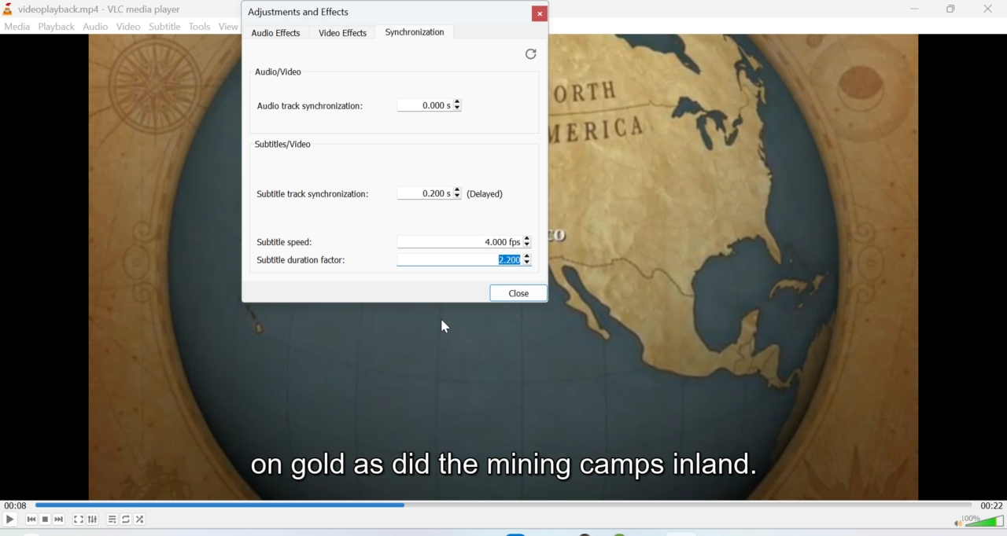 The image size is (1007, 536). What do you see at coordinates (111, 519) in the screenshot?
I see `Playlist` at bounding box center [111, 519].